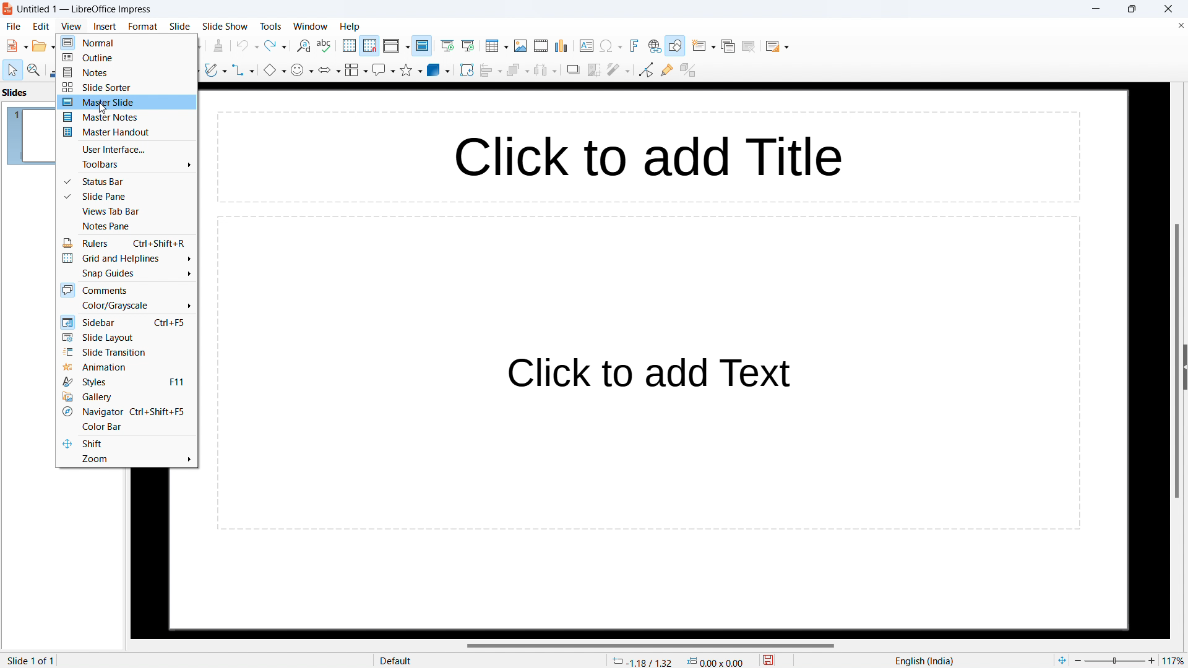  I want to click on display grid, so click(350, 46).